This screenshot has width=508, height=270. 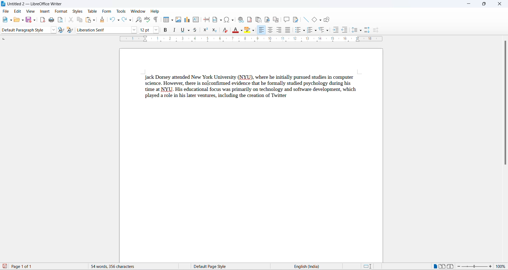 I want to click on insert chart, so click(x=188, y=20).